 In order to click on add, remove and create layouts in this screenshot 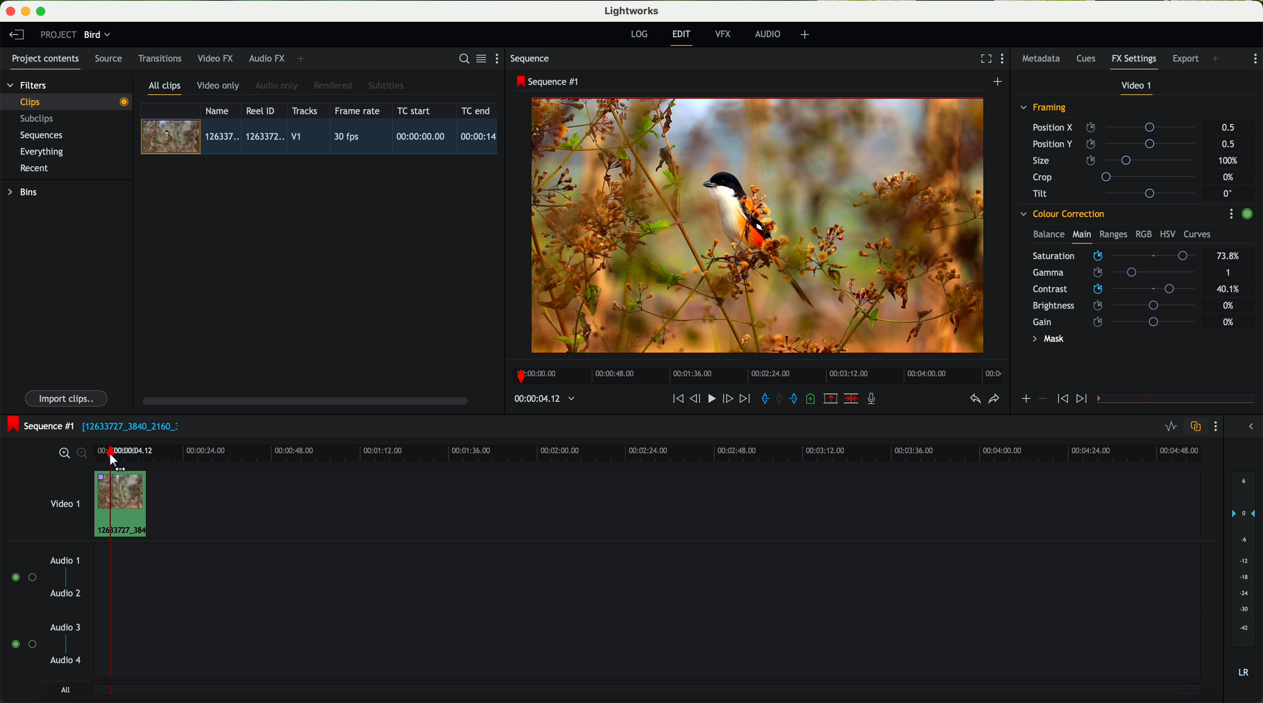, I will do `click(807, 35)`.